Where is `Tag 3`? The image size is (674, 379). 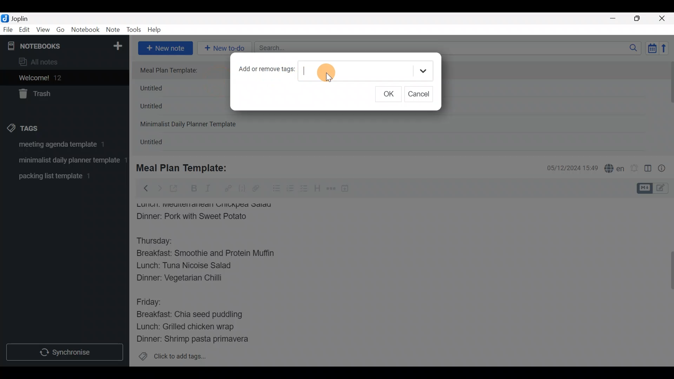 Tag 3 is located at coordinates (62, 176).